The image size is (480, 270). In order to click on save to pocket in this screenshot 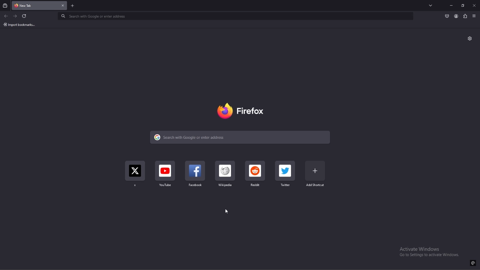, I will do `click(447, 16)`.